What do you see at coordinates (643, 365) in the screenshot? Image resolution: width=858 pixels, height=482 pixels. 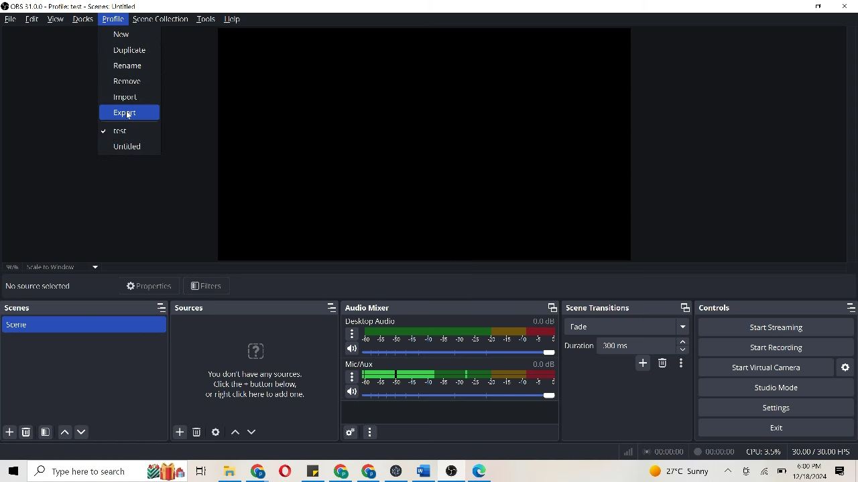 I see `add configuration transition` at bounding box center [643, 365].